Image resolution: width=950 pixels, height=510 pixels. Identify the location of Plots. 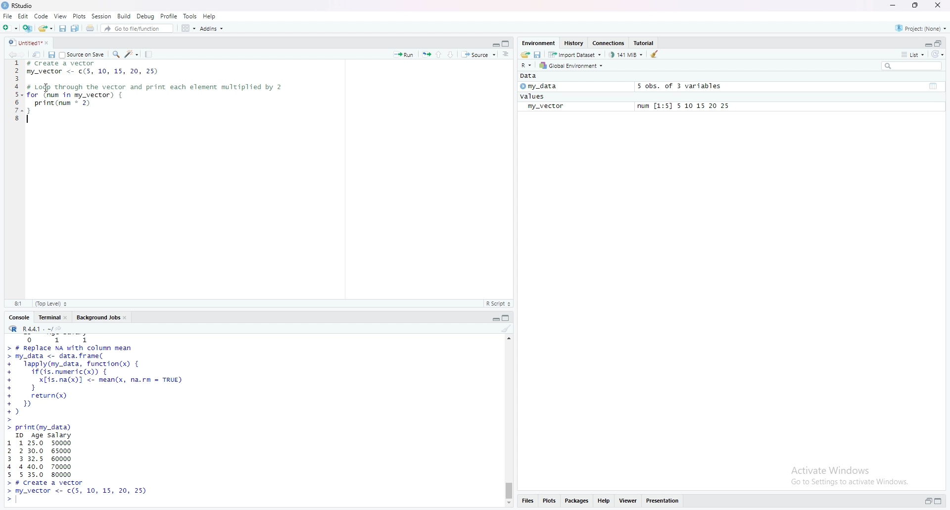
(80, 16).